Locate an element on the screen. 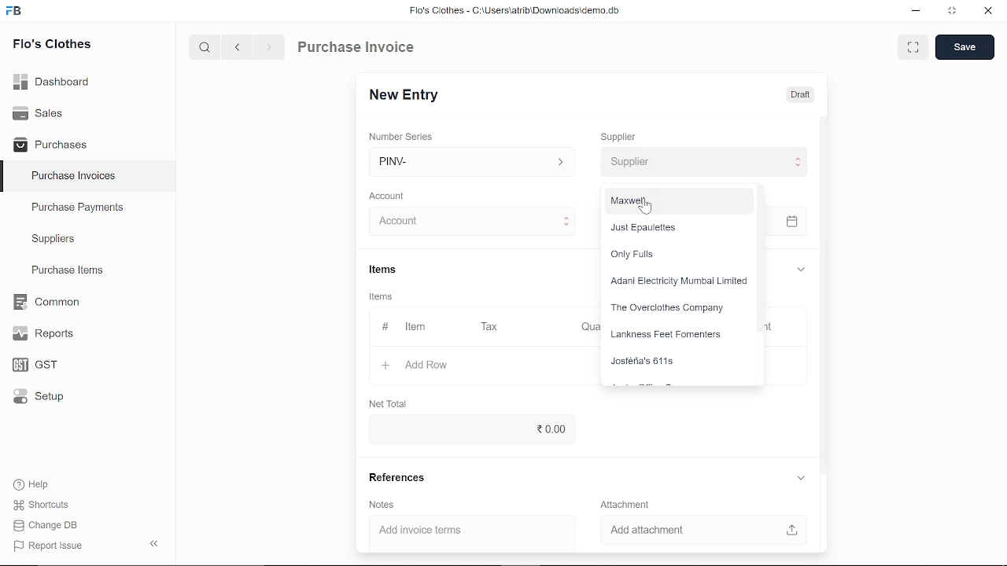 The image size is (1007, 566). Tax is located at coordinates (492, 327).